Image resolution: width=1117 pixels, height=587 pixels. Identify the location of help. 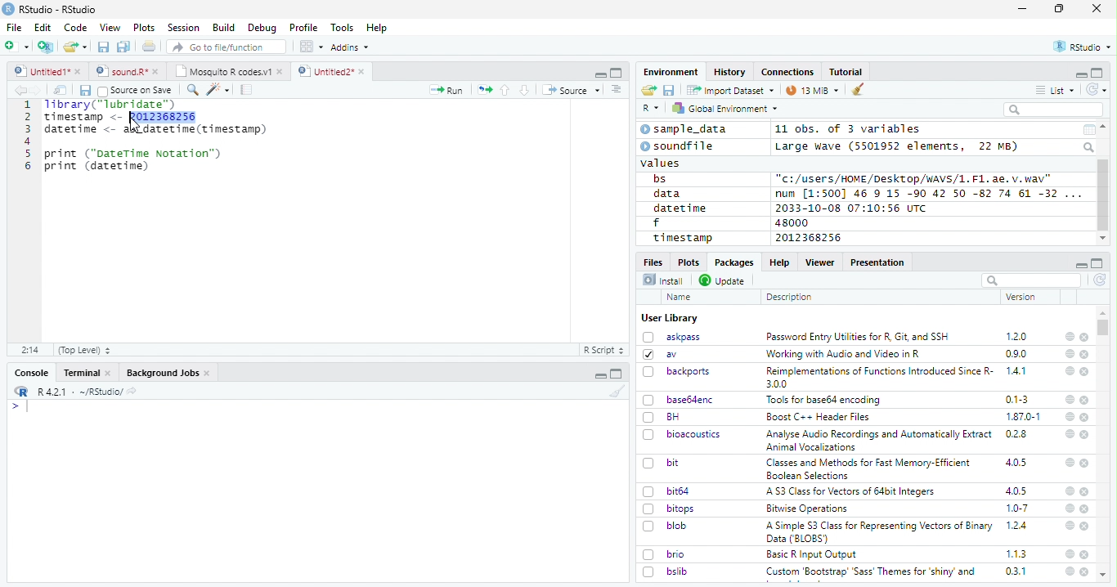
(1068, 525).